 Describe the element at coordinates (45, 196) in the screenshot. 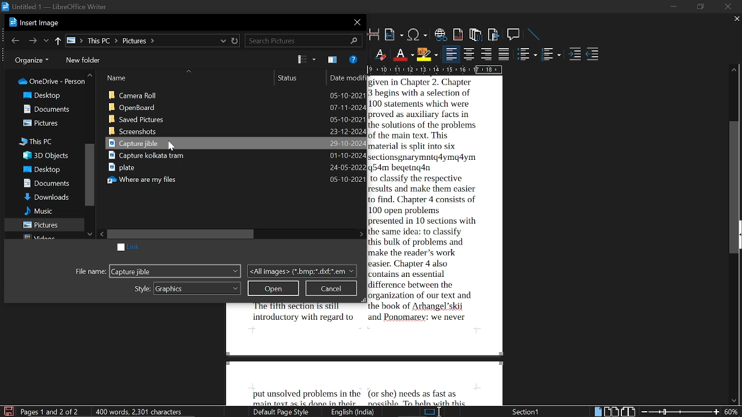

I see `downloads` at that location.